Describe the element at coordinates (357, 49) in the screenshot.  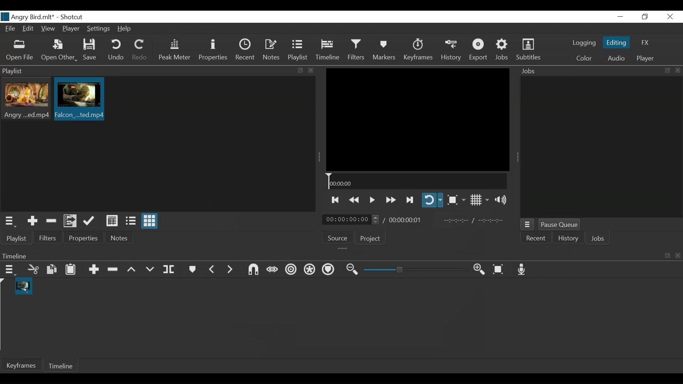
I see `Filters` at that location.